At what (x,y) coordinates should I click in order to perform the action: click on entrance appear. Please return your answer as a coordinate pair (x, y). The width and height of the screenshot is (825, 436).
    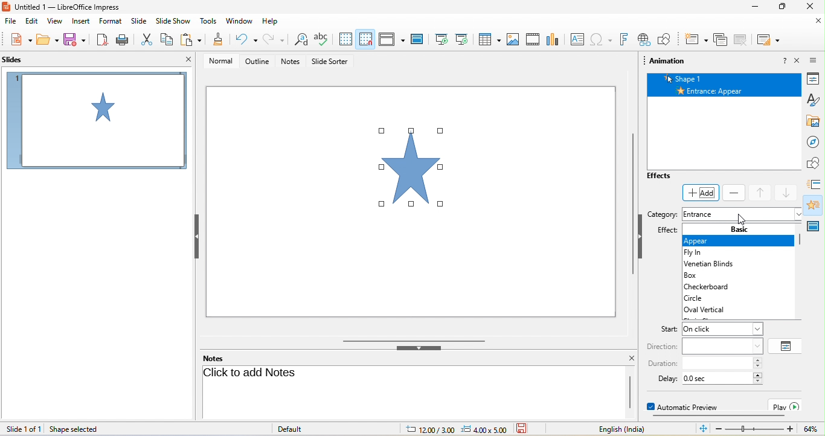
    Looking at the image, I should click on (726, 91).